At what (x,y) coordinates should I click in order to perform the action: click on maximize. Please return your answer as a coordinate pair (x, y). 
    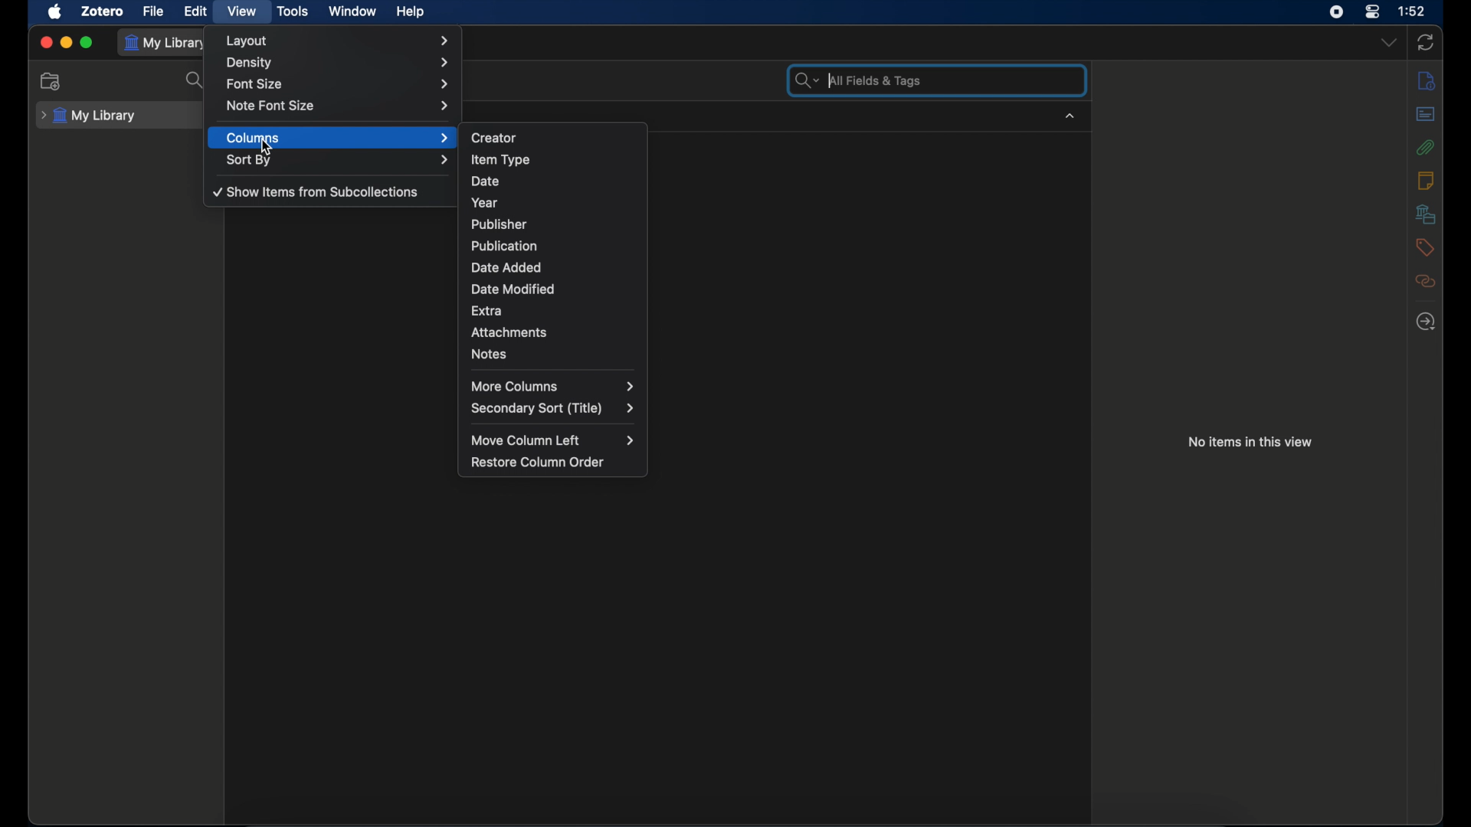
    Looking at the image, I should click on (87, 43).